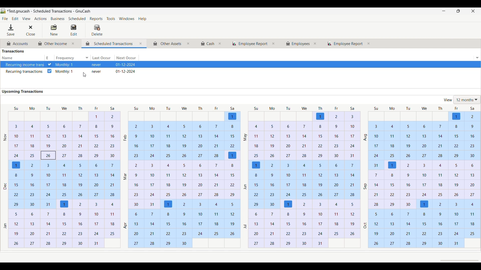 The width and height of the screenshot is (481, 270). I want to click on close, so click(316, 43).